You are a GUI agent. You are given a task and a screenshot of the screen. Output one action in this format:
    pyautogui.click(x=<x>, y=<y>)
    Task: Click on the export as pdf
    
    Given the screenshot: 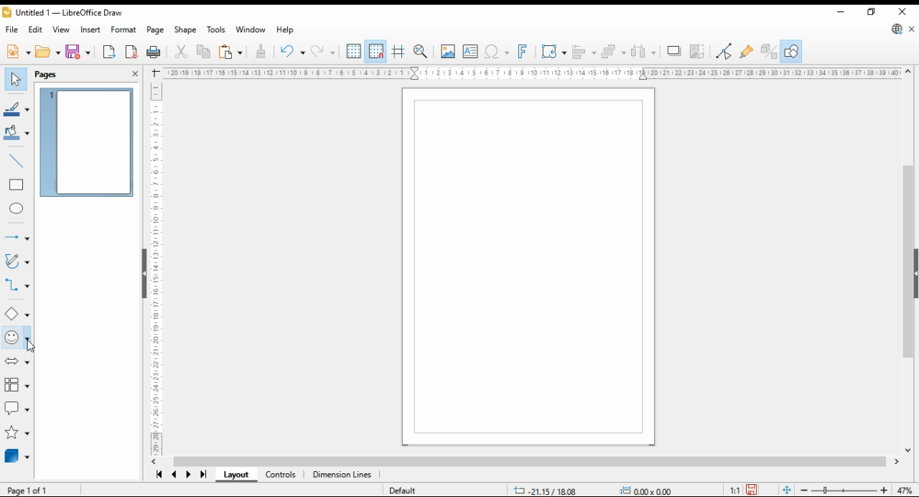 What is the action you would take?
    pyautogui.click(x=132, y=52)
    